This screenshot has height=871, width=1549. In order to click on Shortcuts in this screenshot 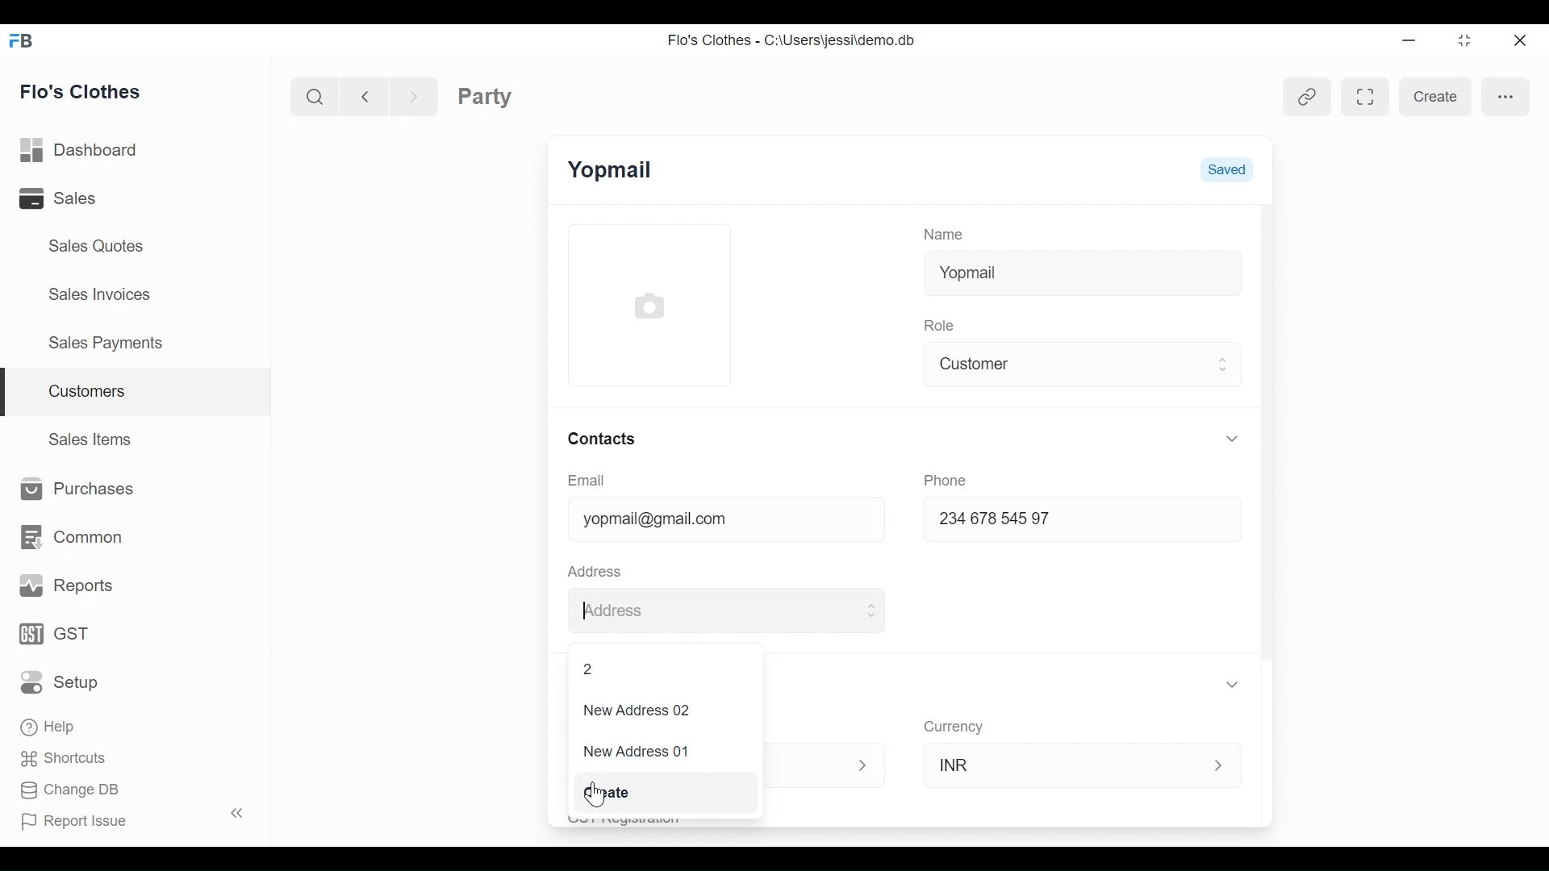, I will do `click(58, 757)`.